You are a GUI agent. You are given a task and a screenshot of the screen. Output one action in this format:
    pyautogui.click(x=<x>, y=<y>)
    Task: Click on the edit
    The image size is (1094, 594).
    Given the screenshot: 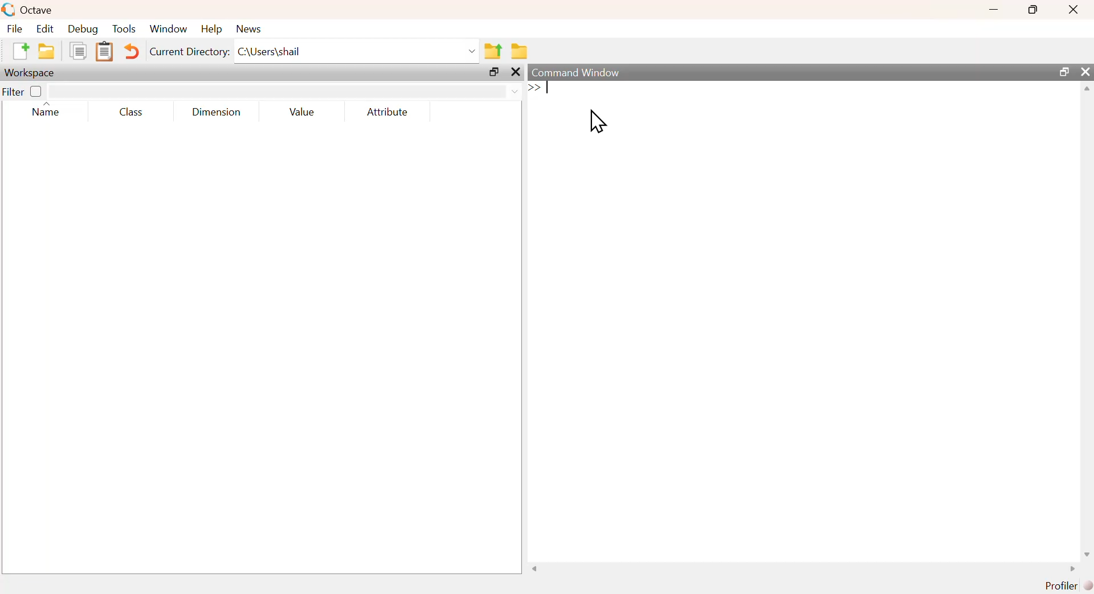 What is the action you would take?
    pyautogui.click(x=44, y=30)
    